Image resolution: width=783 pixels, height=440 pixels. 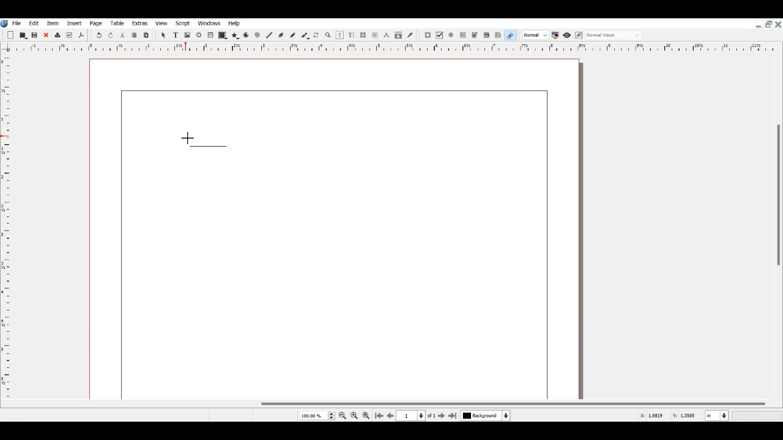 What do you see at coordinates (354, 415) in the screenshot?
I see `Zoom to 100%` at bounding box center [354, 415].